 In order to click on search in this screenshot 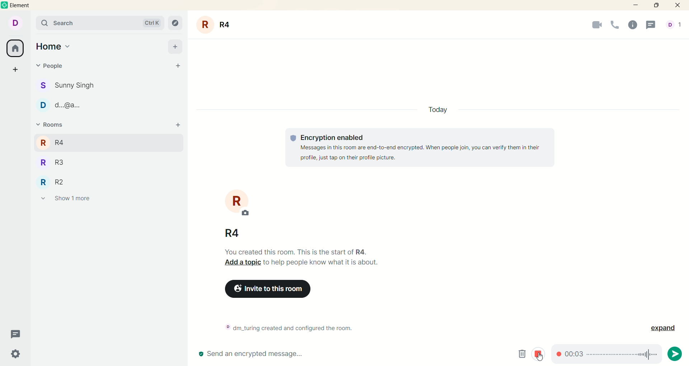, I will do `click(100, 23)`.